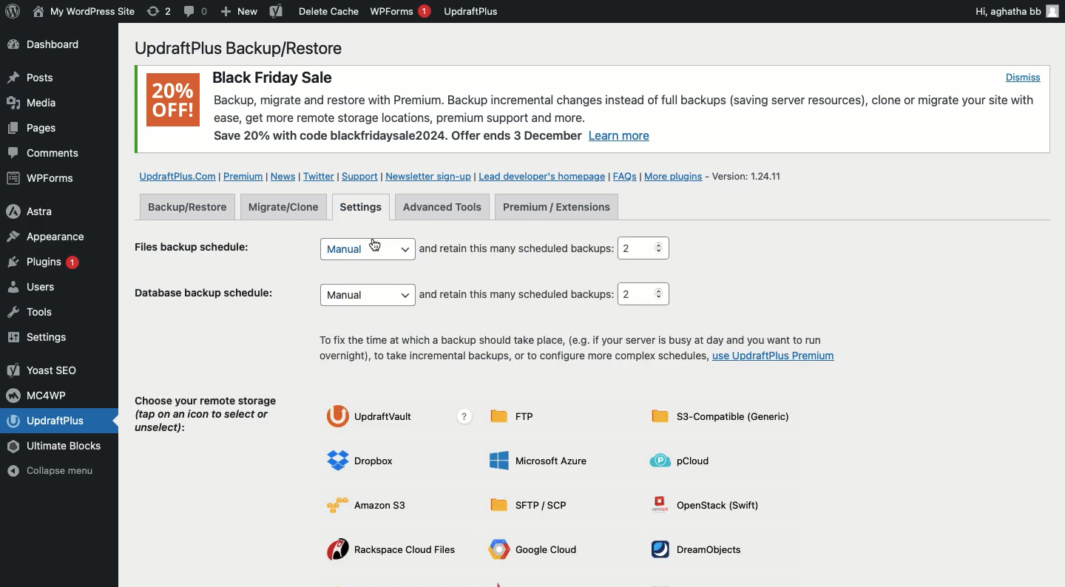 This screenshot has width=1065, height=587. What do you see at coordinates (366, 248) in the screenshot?
I see `Manual` at bounding box center [366, 248].